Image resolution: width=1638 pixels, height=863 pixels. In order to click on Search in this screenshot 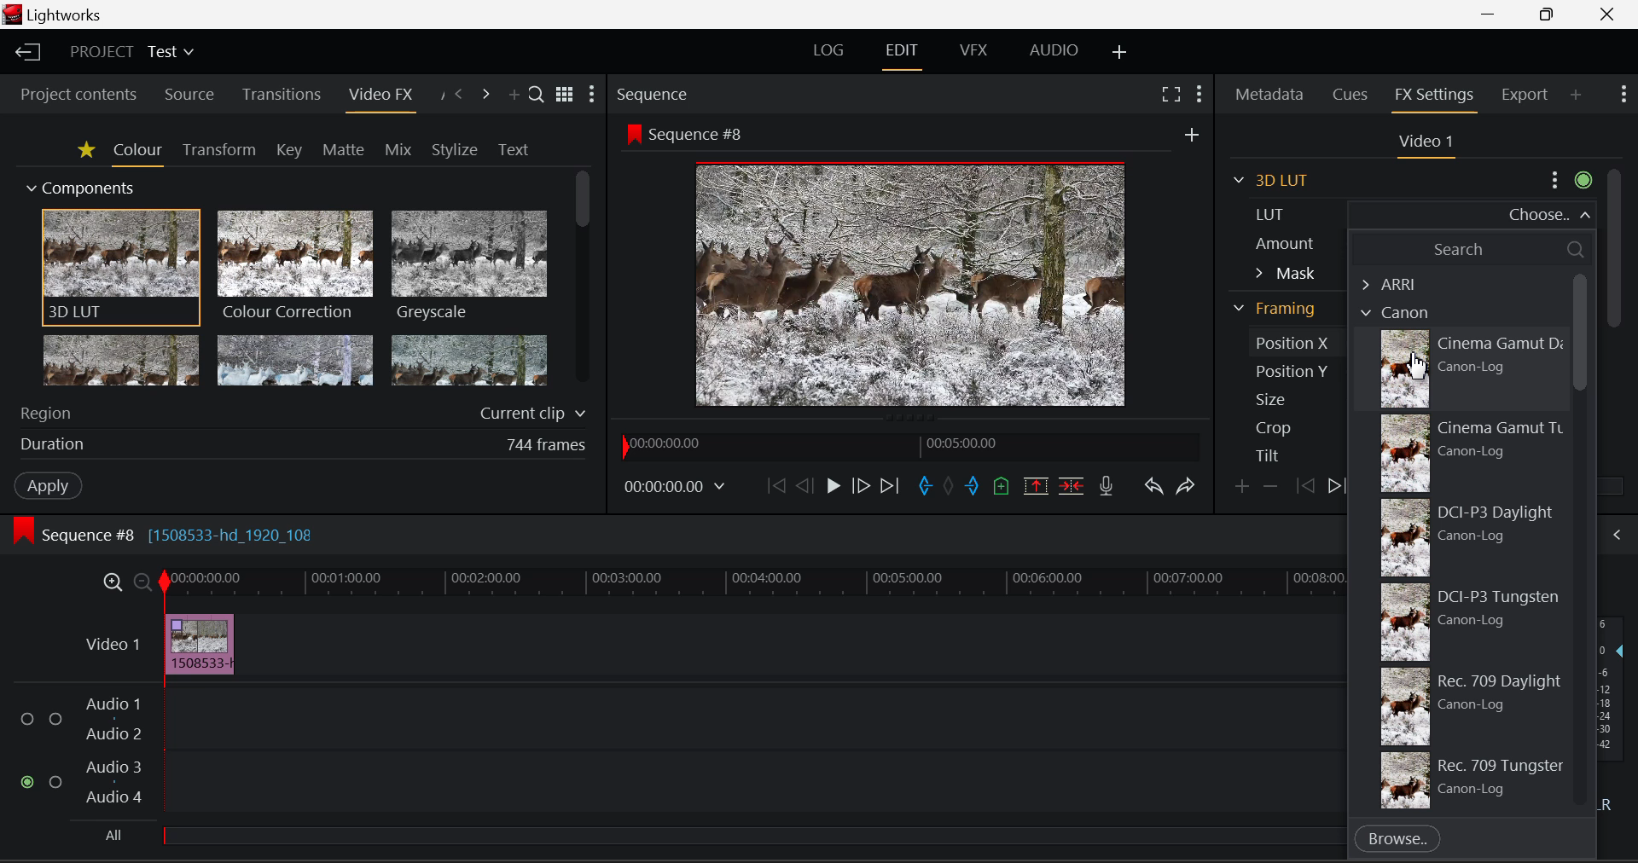, I will do `click(534, 90)`.